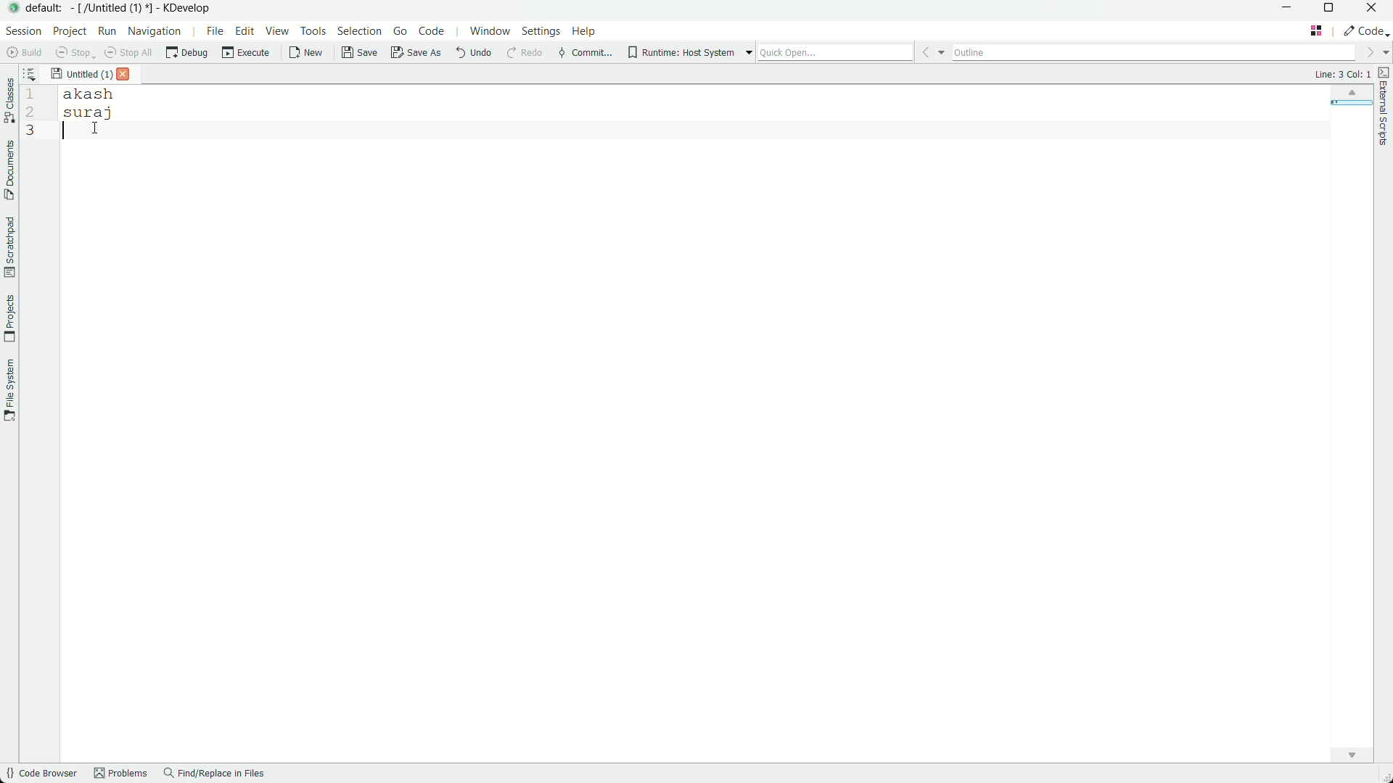 The height and width of the screenshot is (783, 1393). I want to click on find/replace in files, so click(215, 774).